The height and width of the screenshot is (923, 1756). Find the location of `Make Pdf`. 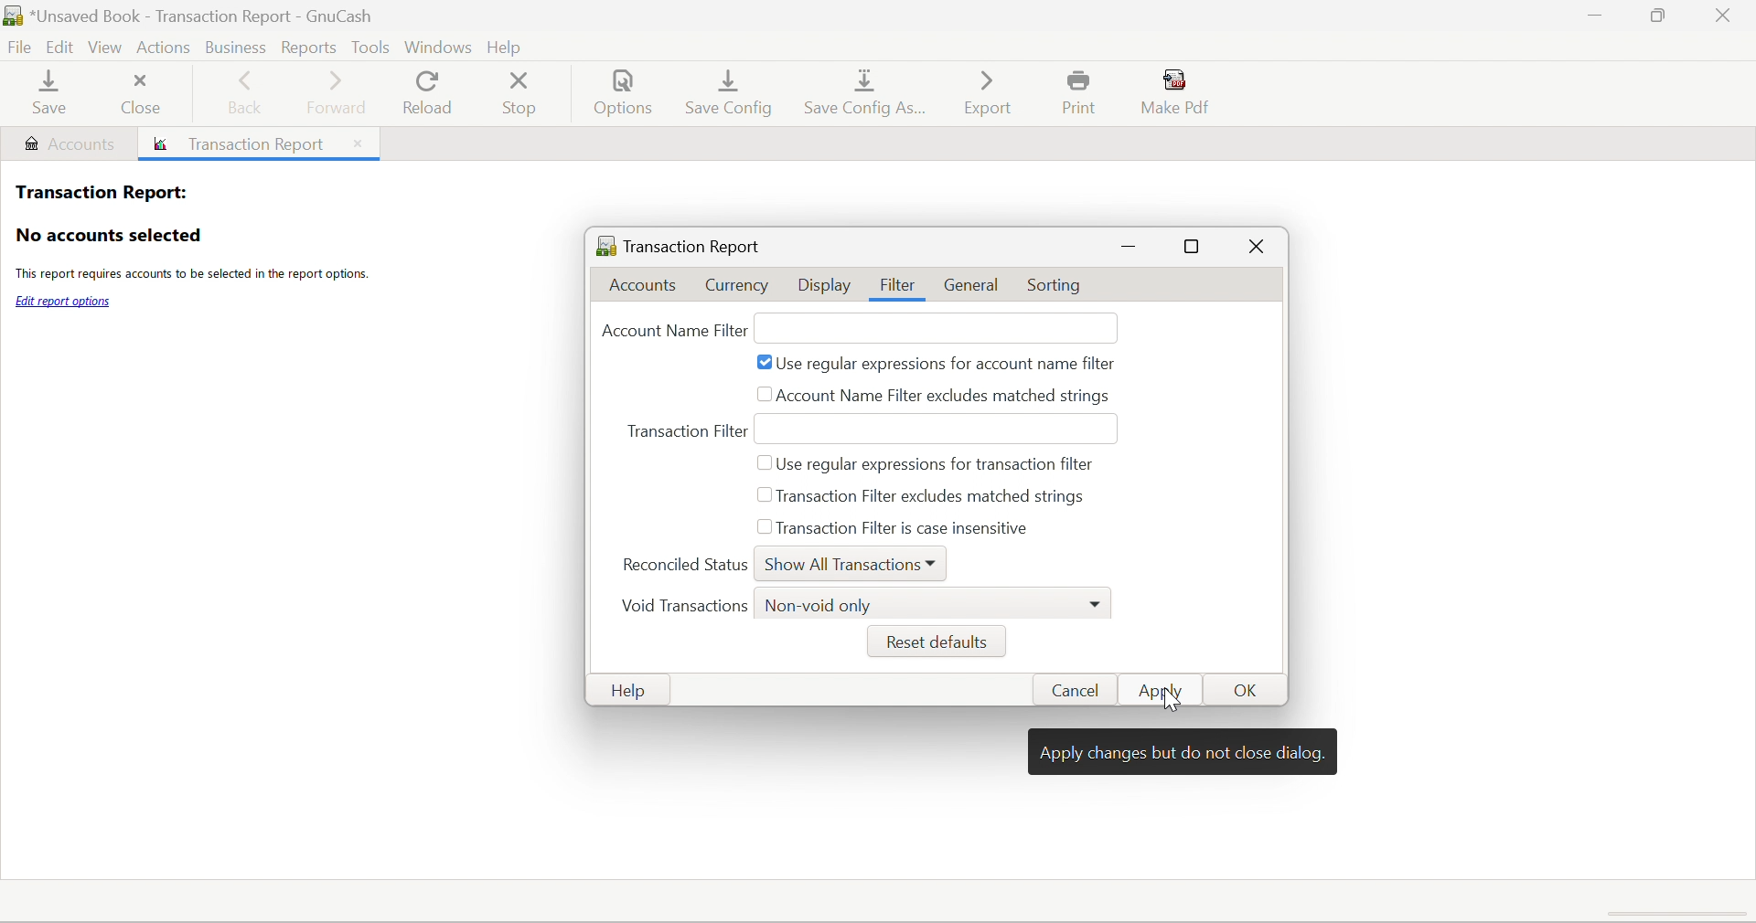

Make Pdf is located at coordinates (1181, 91).